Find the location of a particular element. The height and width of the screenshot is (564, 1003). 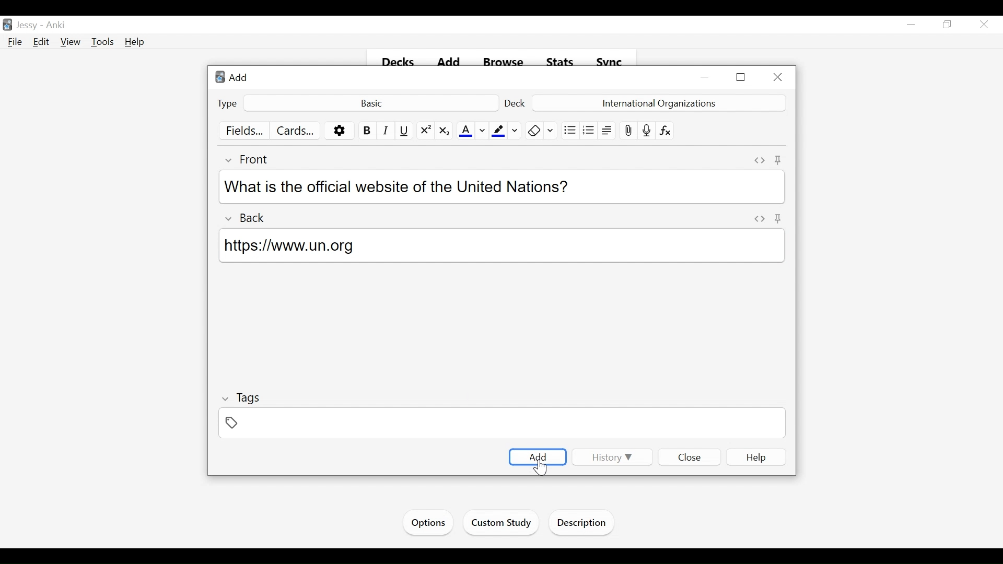

Anki Desktop icon is located at coordinates (7, 26).